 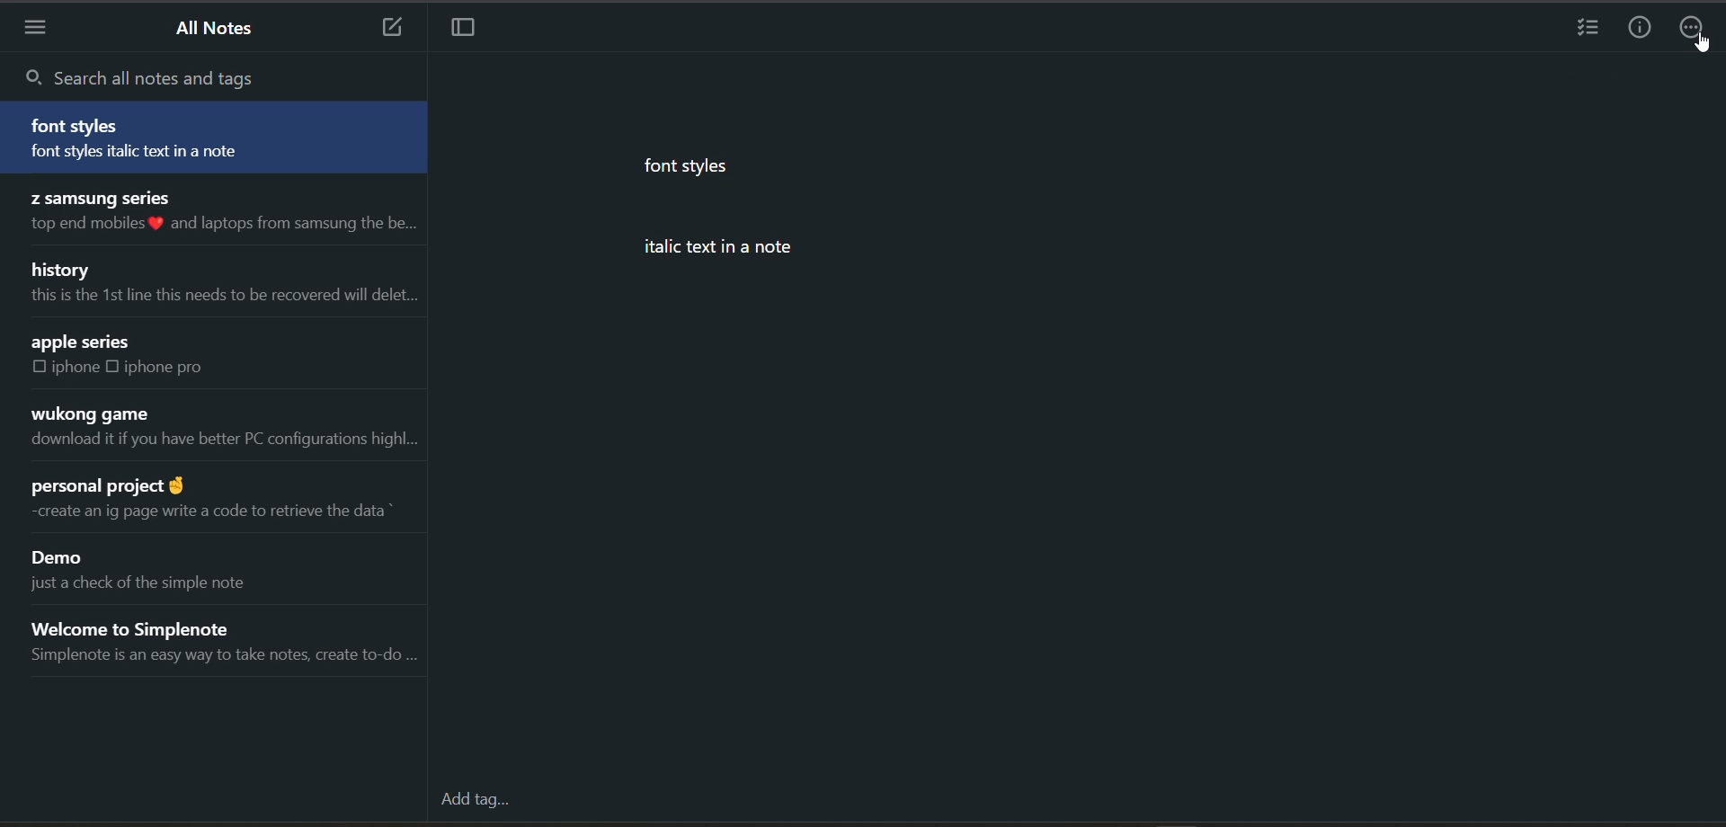 What do you see at coordinates (475, 31) in the screenshot?
I see `toggle focus mode` at bounding box center [475, 31].